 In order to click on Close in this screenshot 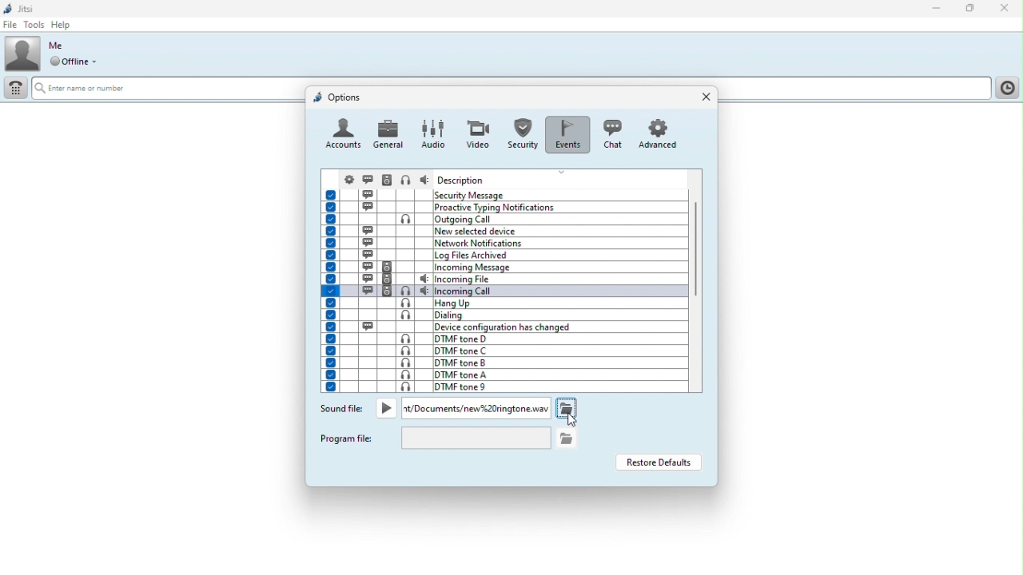, I will do `click(1005, 9)`.